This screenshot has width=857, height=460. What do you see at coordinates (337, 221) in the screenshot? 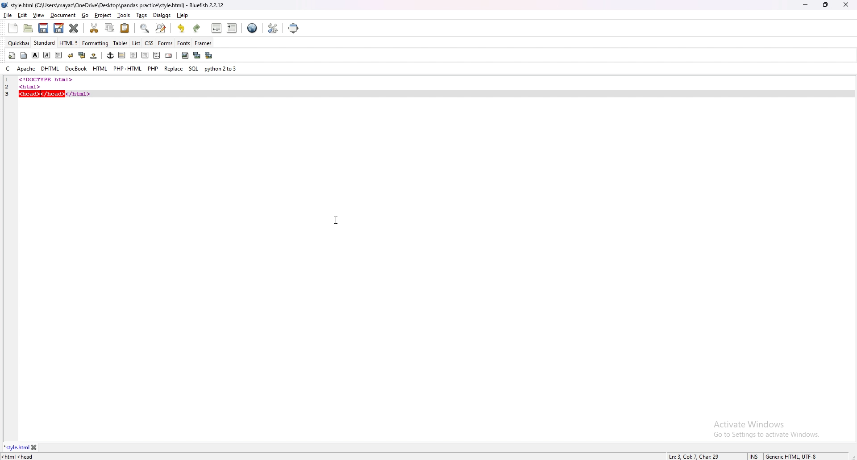
I see `cursor` at bounding box center [337, 221].